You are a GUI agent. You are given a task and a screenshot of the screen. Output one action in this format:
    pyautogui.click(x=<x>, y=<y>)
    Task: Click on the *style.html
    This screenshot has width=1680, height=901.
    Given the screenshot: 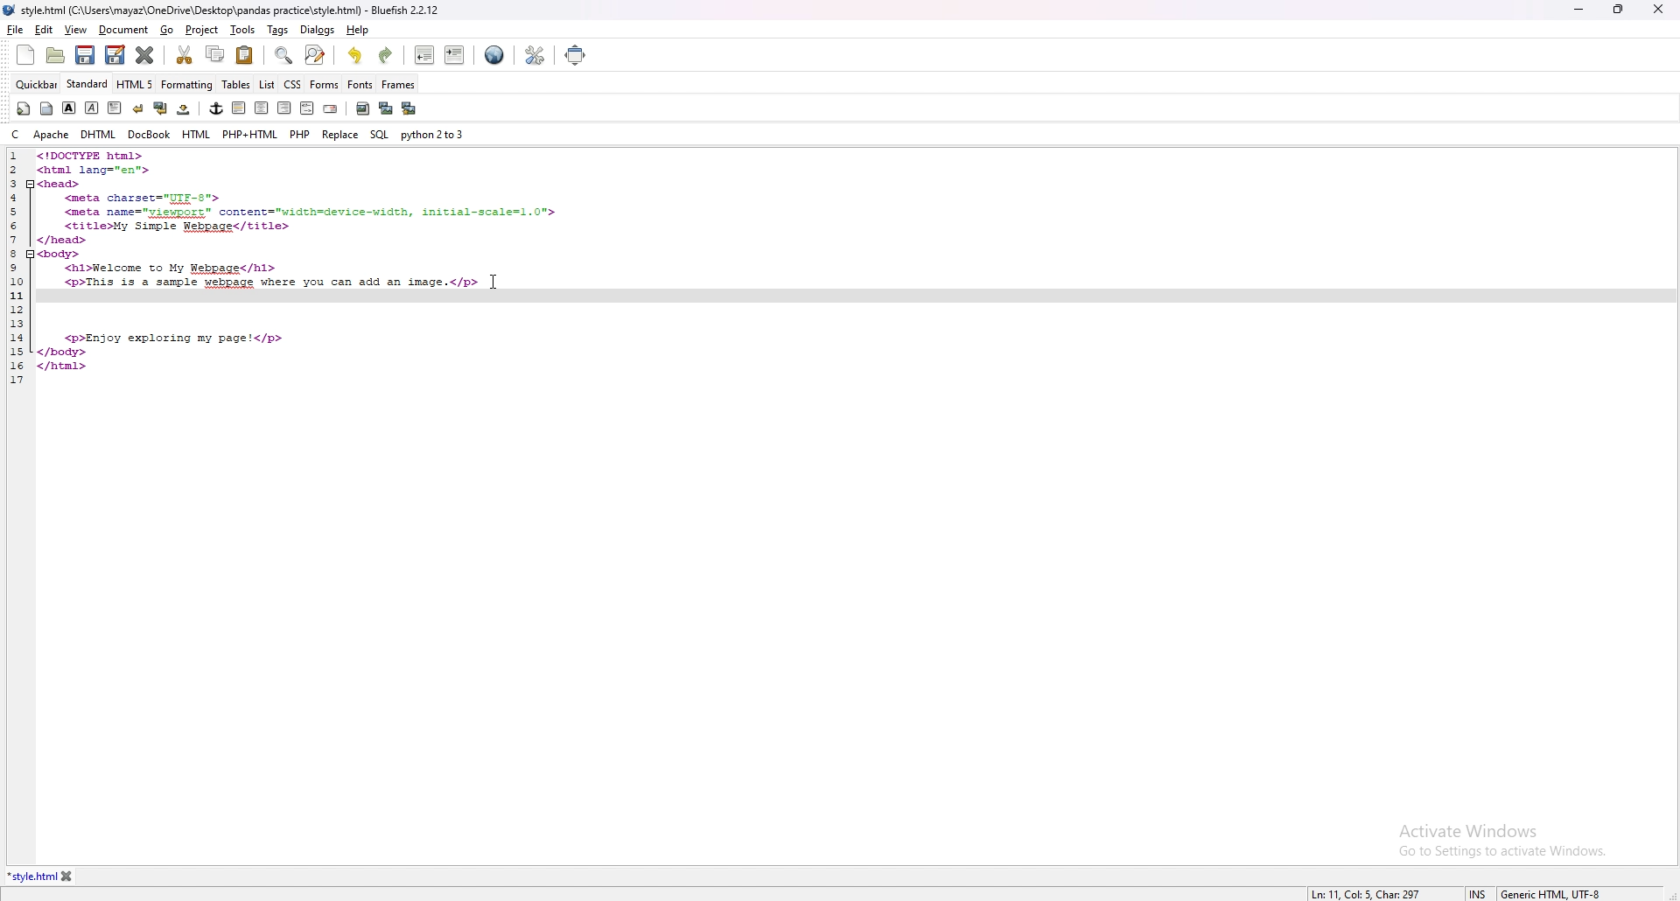 What is the action you would take?
    pyautogui.click(x=31, y=877)
    